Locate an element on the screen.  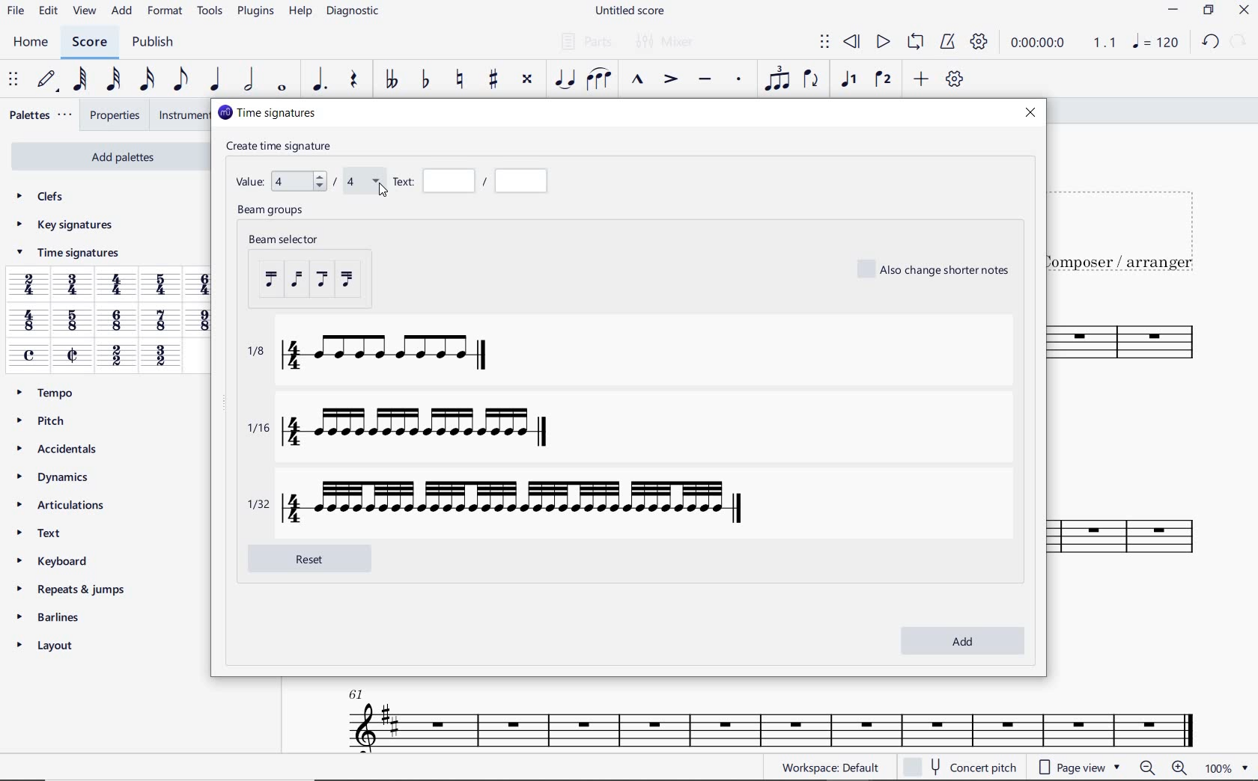
TEMPO is located at coordinates (51, 393).